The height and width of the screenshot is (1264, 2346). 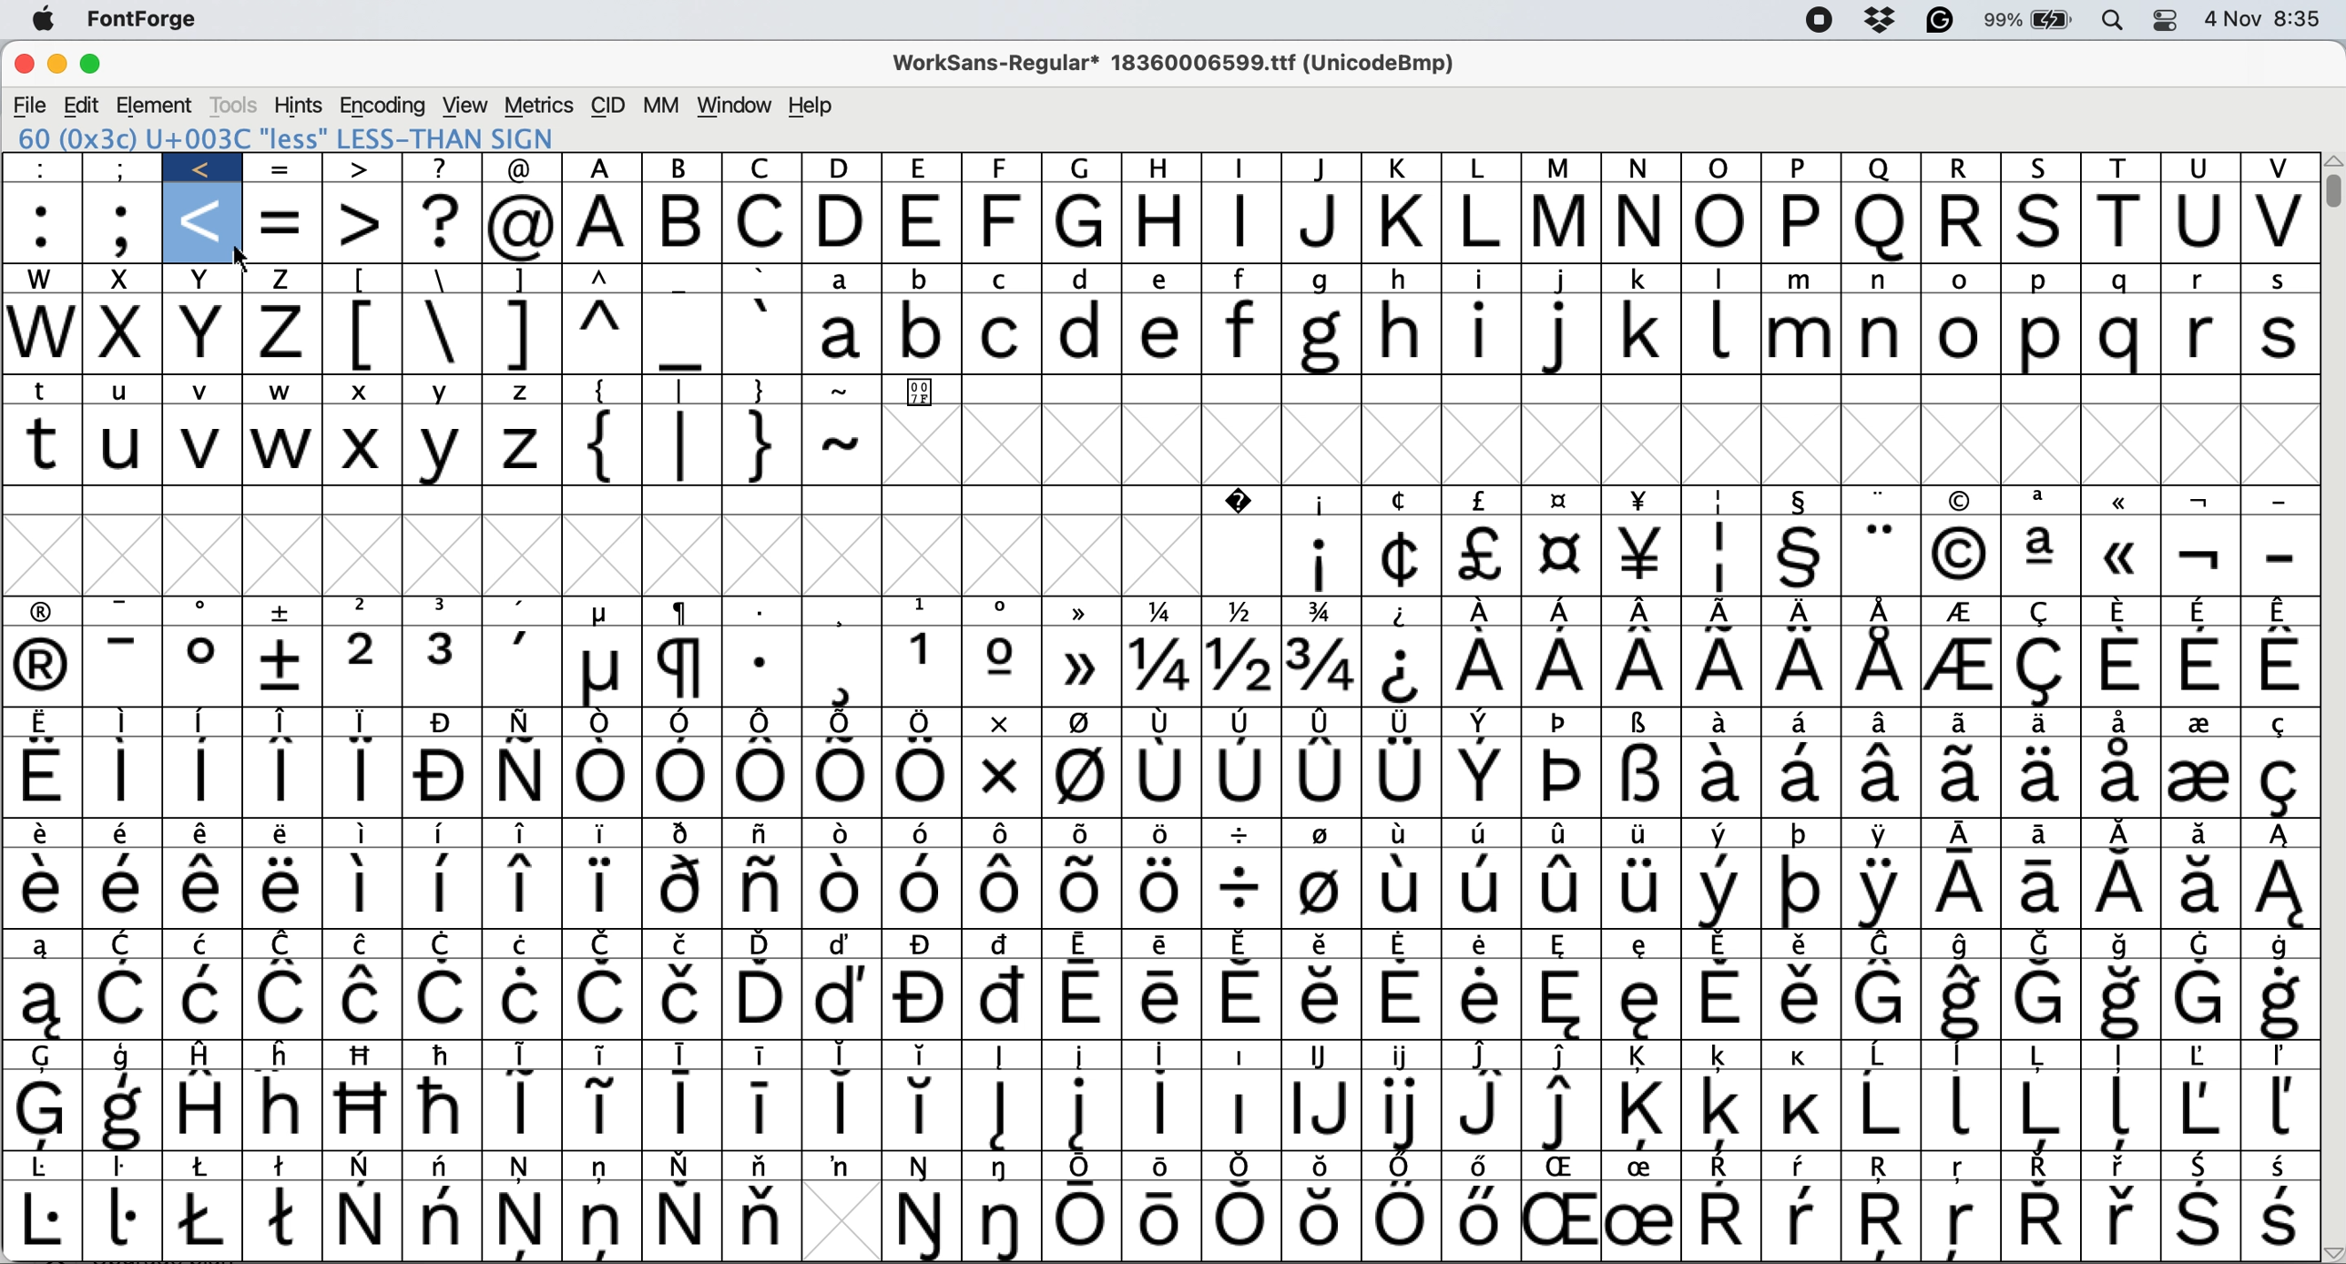 What do you see at coordinates (2279, 1167) in the screenshot?
I see `Symbol` at bounding box center [2279, 1167].